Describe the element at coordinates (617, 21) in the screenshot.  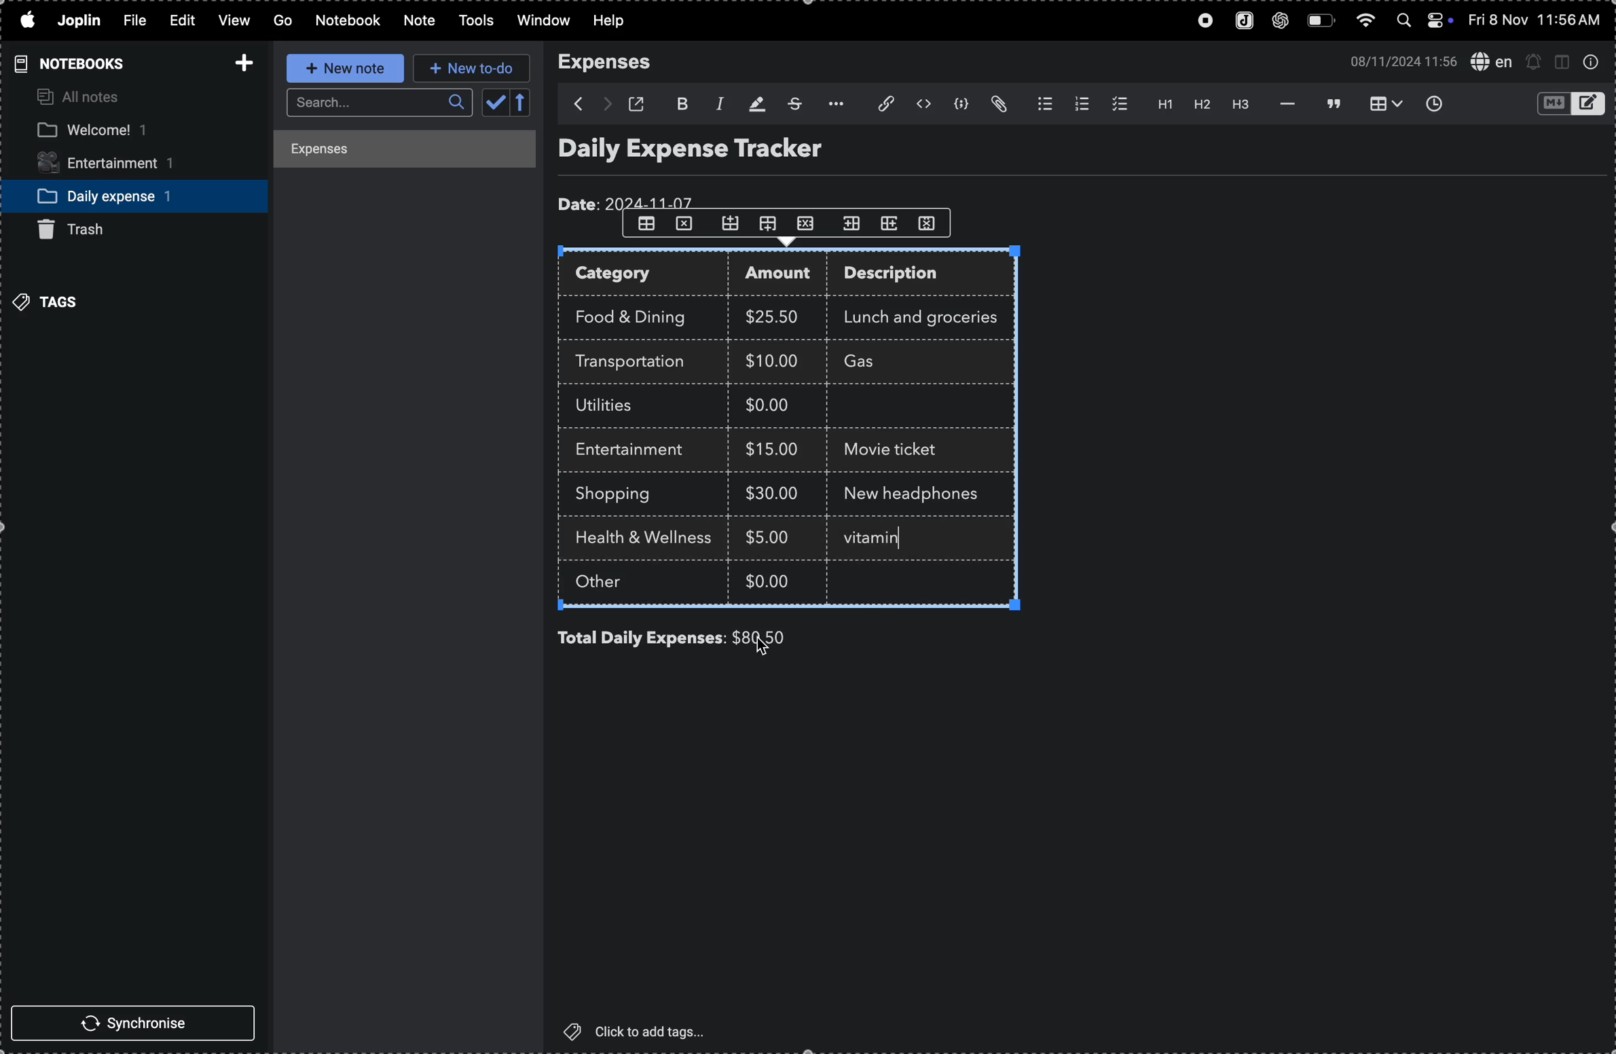
I see `help` at that location.